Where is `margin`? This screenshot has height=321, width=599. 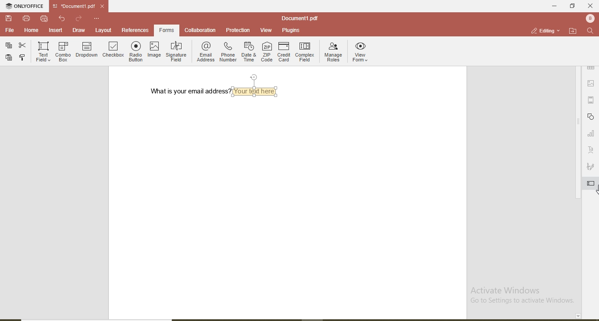
margin is located at coordinates (591, 100).